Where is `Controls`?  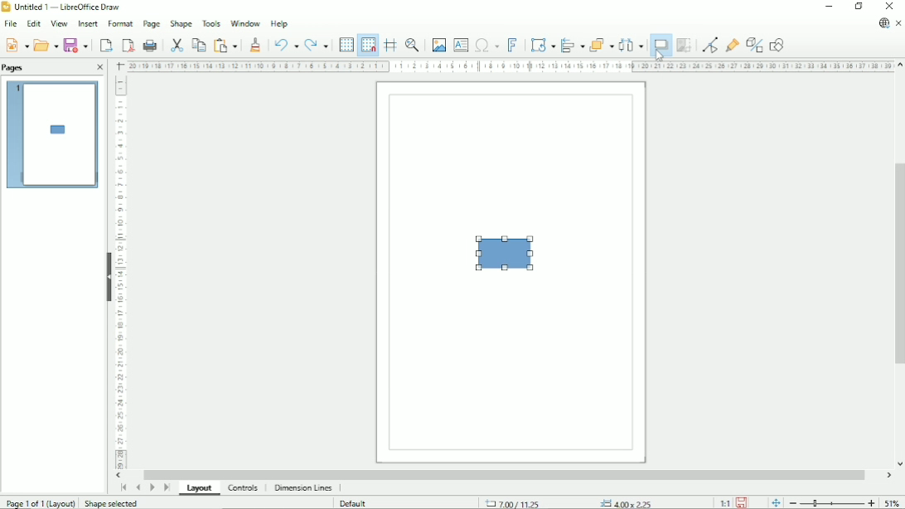 Controls is located at coordinates (243, 488).